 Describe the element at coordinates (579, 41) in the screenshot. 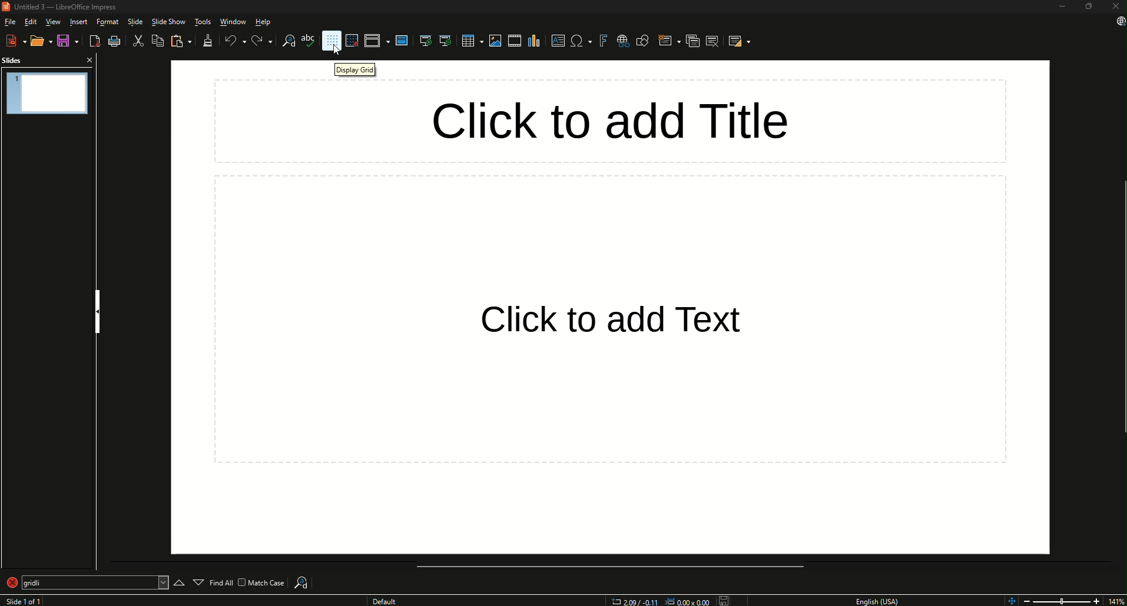

I see `Insert special characters` at that location.